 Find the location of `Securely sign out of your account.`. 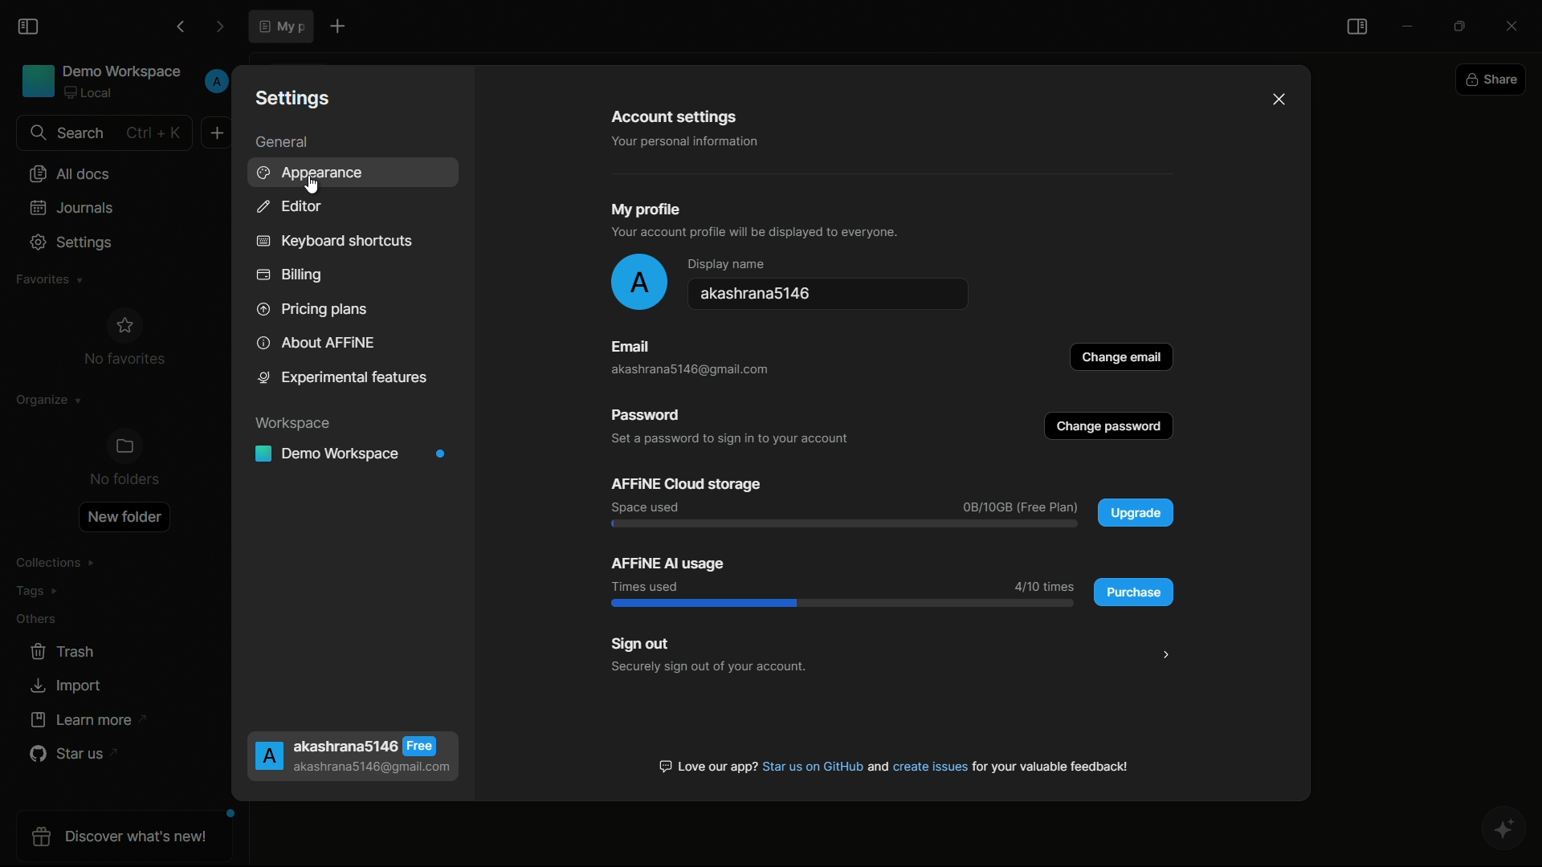

Securely sign out of your account. is located at coordinates (708, 666).